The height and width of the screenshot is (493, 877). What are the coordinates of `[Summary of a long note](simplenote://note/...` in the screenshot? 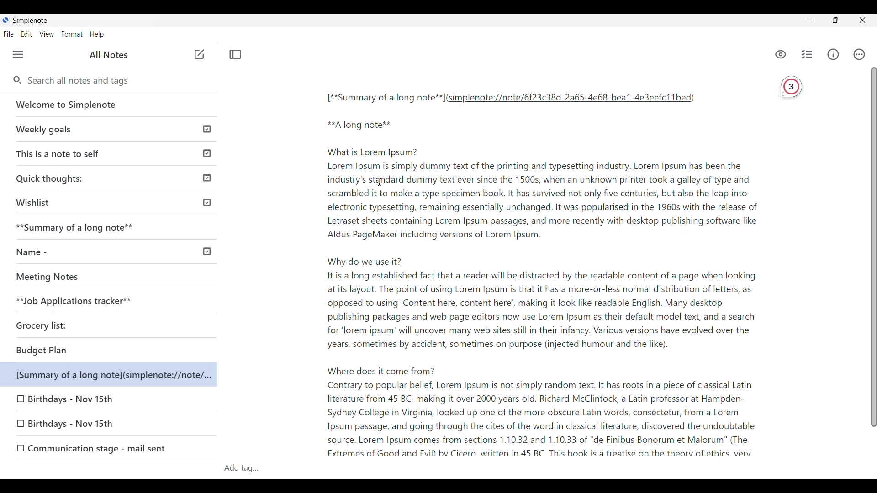 It's located at (113, 375).